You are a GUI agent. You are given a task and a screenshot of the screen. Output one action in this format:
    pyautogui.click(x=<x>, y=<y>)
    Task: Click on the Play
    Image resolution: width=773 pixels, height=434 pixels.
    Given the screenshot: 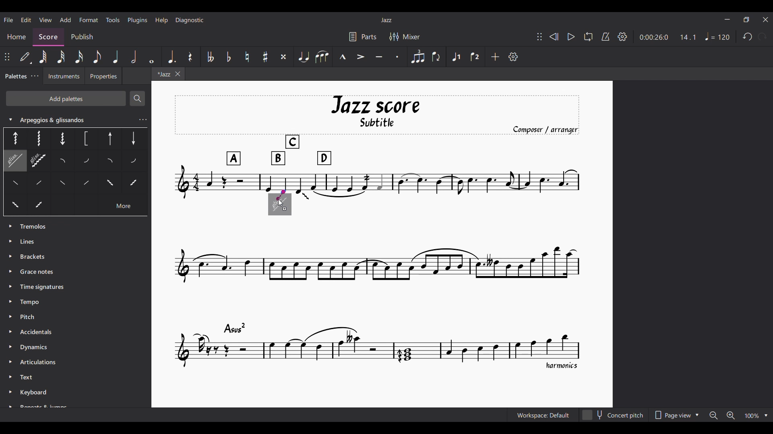 What is the action you would take?
    pyautogui.click(x=571, y=37)
    